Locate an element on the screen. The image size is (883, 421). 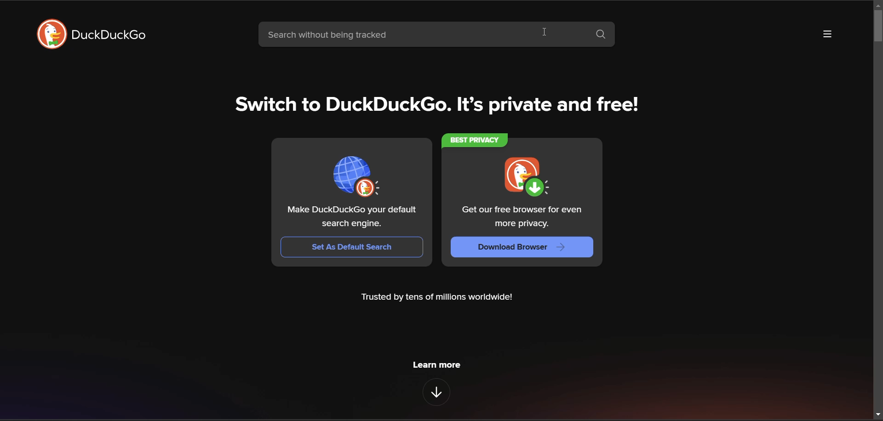
Set As Default Search is located at coordinates (351, 247).